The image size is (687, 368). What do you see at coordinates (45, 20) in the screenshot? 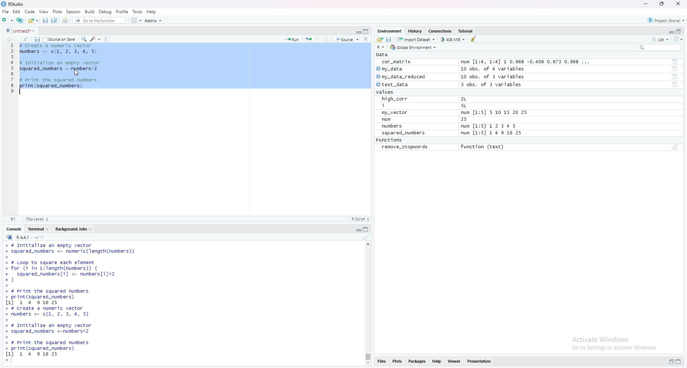
I see `Save current document` at bounding box center [45, 20].